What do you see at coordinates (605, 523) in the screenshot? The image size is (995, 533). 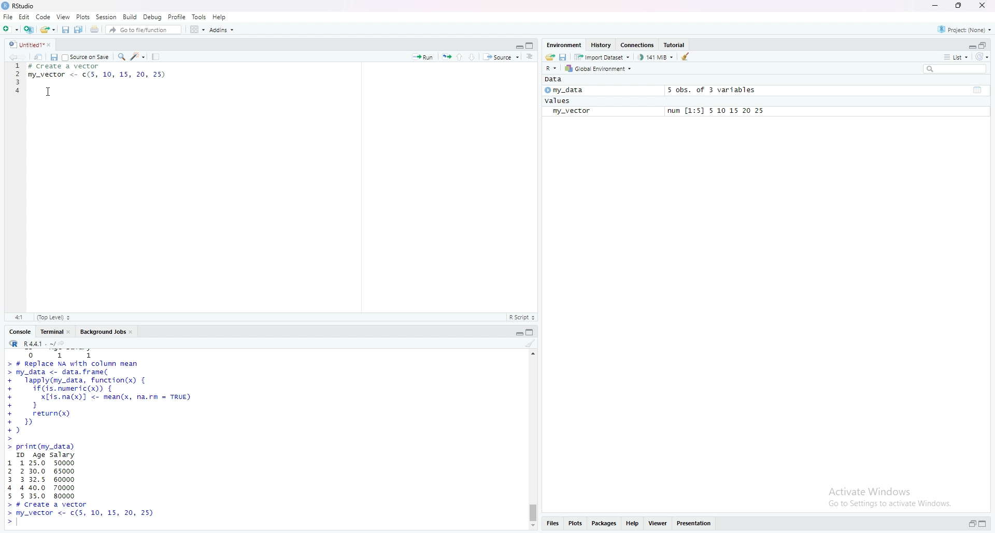 I see `packages` at bounding box center [605, 523].